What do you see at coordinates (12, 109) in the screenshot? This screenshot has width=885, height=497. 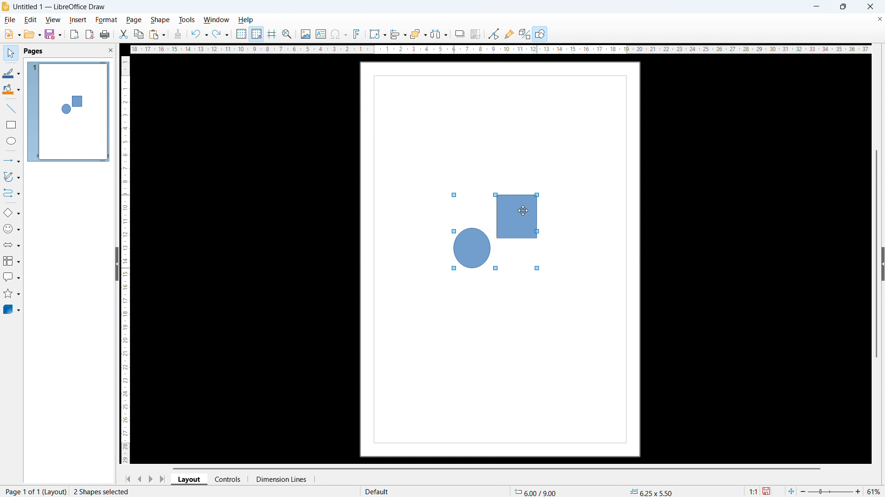 I see `line` at bounding box center [12, 109].